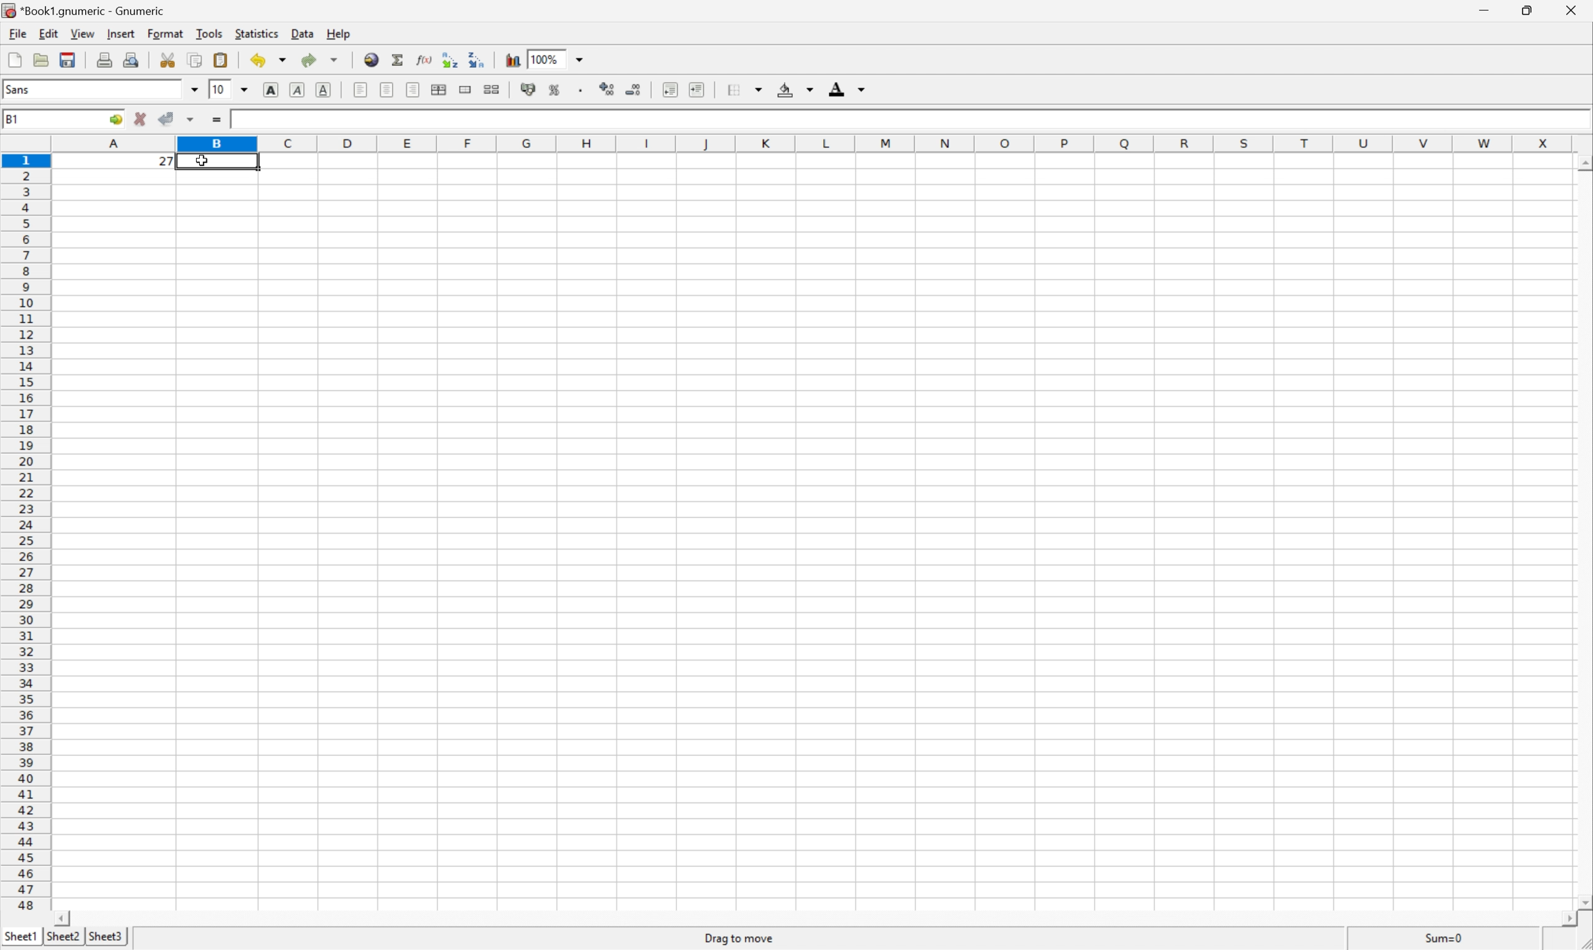  What do you see at coordinates (744, 88) in the screenshot?
I see `Borders` at bounding box center [744, 88].